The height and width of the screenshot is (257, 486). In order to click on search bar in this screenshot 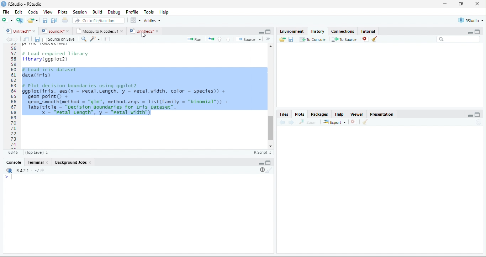, I will do `click(459, 39)`.